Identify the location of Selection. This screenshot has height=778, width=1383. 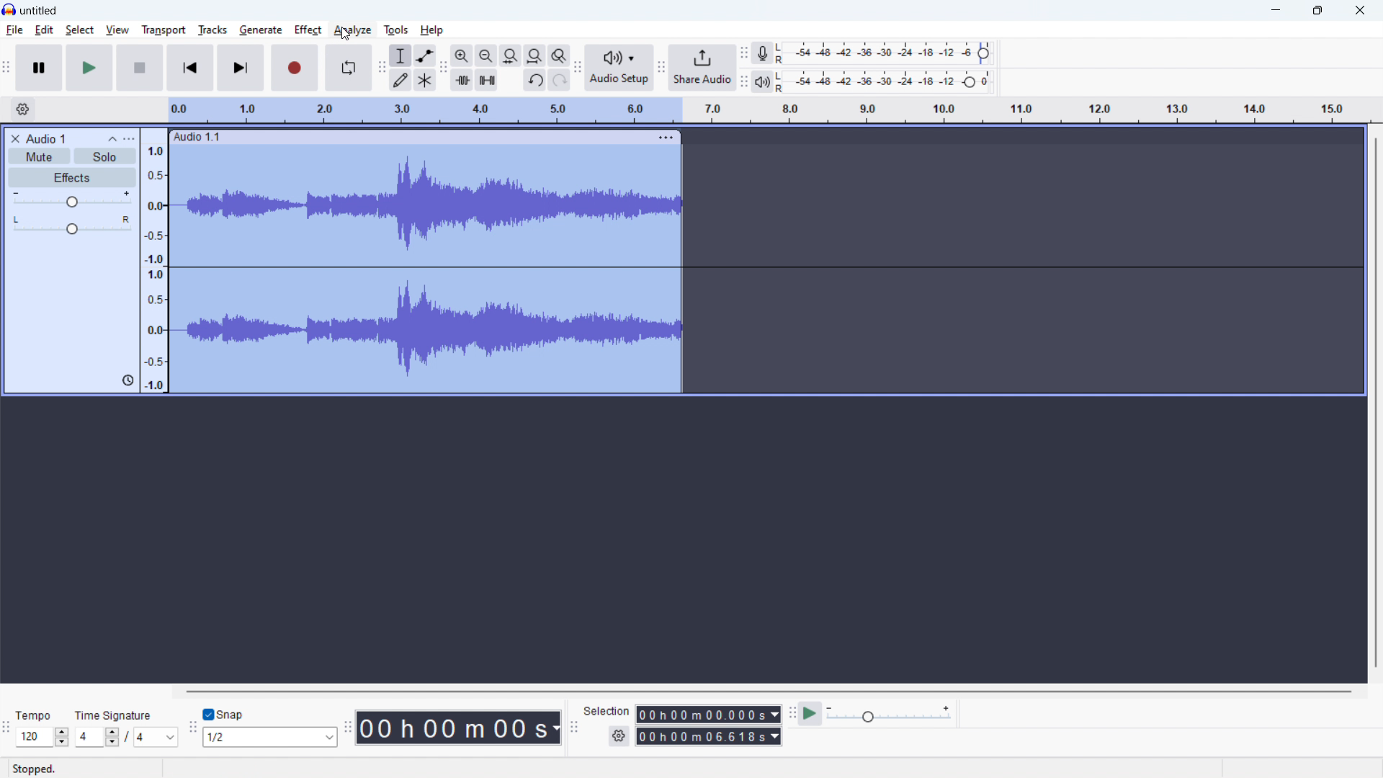
(607, 710).